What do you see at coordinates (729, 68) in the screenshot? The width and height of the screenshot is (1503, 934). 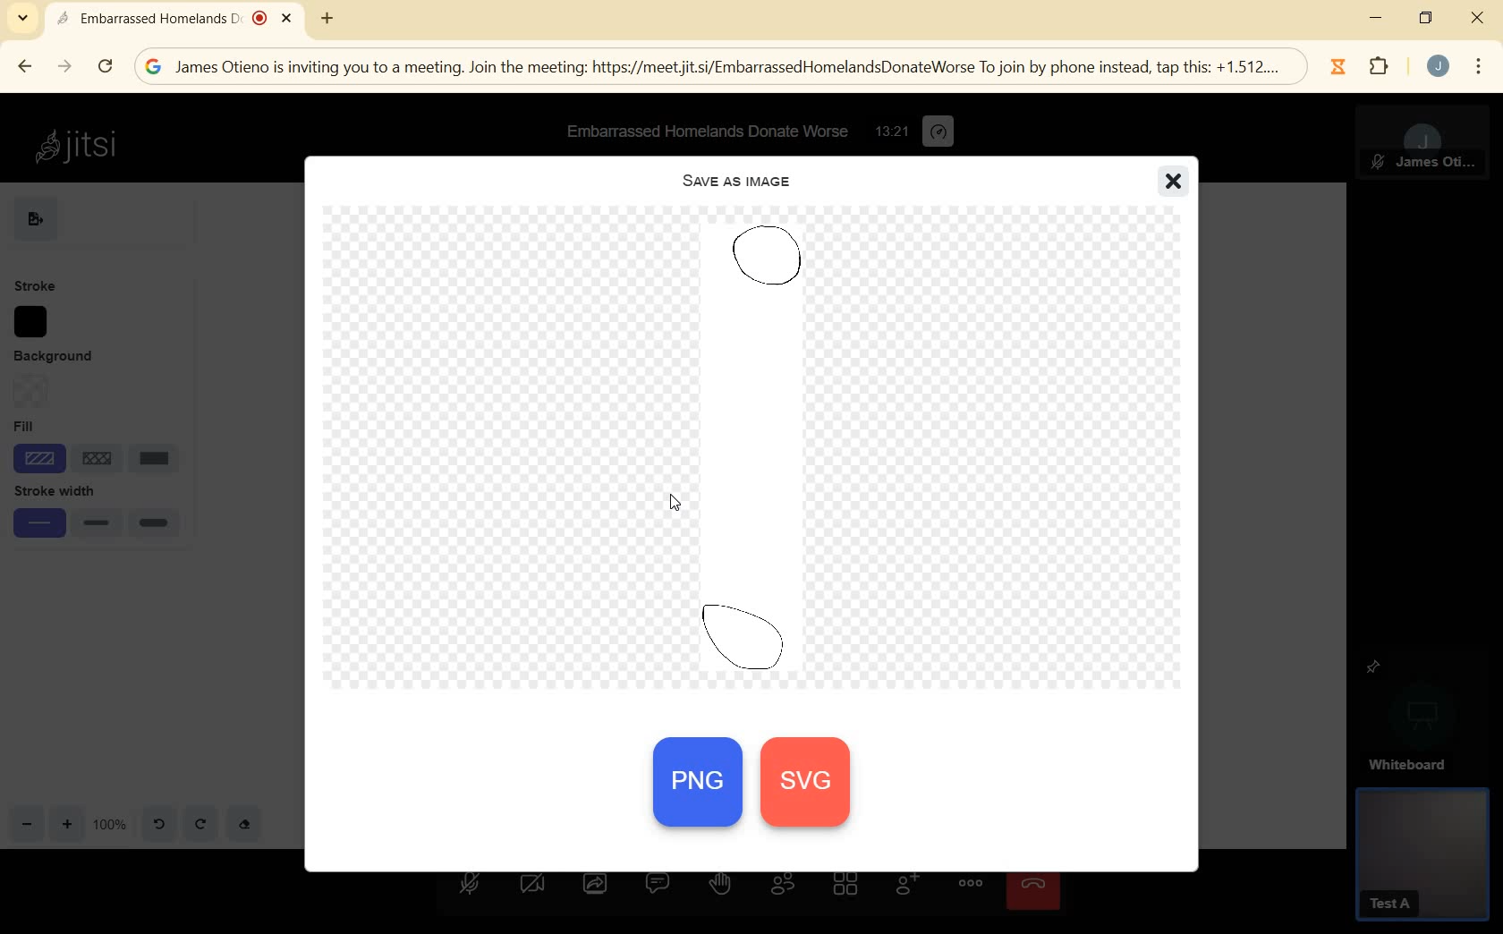 I see `; James Otieno is inviting you to a meeting. Join the meeting: https://meetiit.si/EmbarrassedHomelandsDonateWorse To join by phone instead, tap this: +1.512....` at bounding box center [729, 68].